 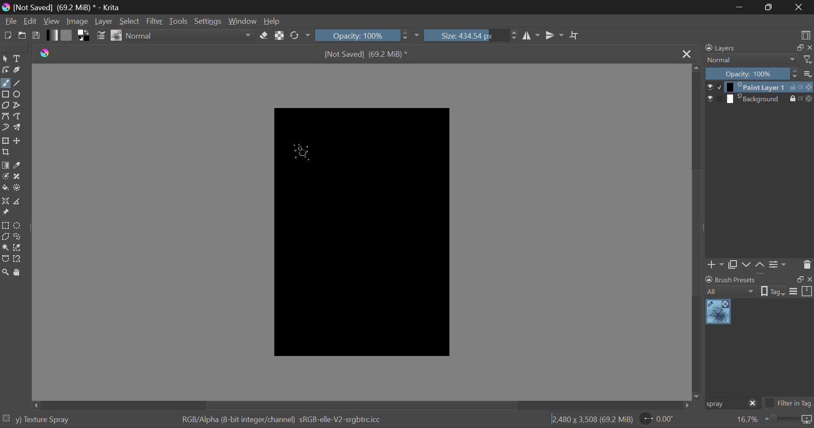 What do you see at coordinates (5, 247) in the screenshot?
I see `Continuous Fill` at bounding box center [5, 247].